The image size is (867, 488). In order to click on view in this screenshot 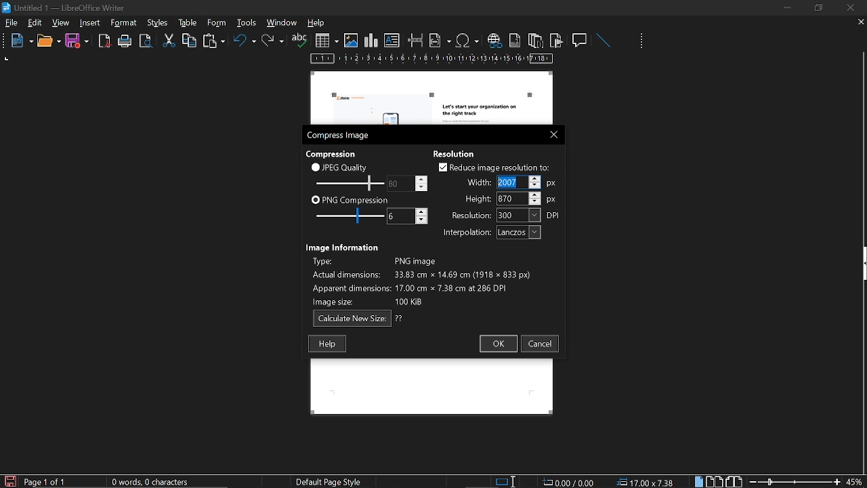, I will do `click(62, 22)`.